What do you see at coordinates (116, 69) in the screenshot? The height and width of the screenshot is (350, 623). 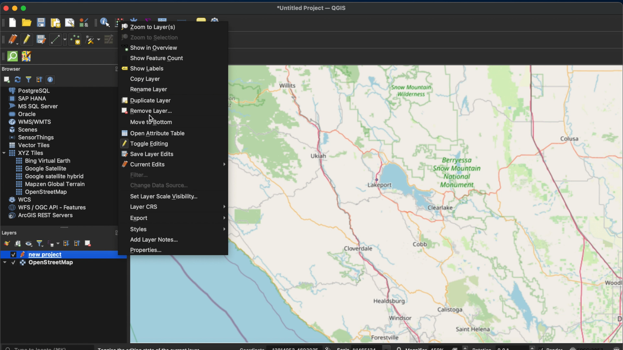 I see `expand` at bounding box center [116, 69].